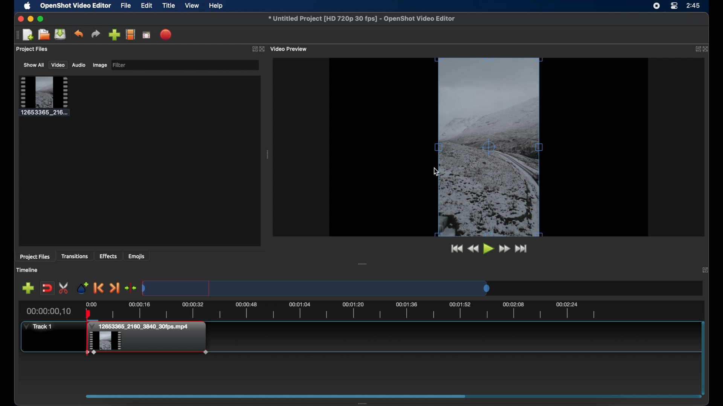 The width and height of the screenshot is (723, 406). Describe the element at coordinates (131, 288) in the screenshot. I see `` at that location.